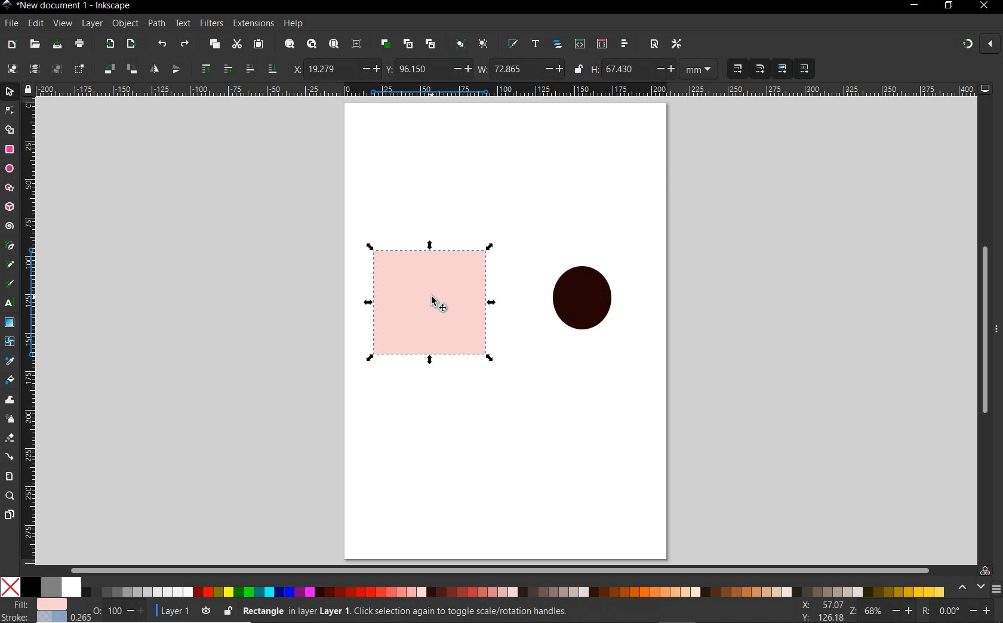  What do you see at coordinates (10, 91) in the screenshot?
I see `select tool` at bounding box center [10, 91].